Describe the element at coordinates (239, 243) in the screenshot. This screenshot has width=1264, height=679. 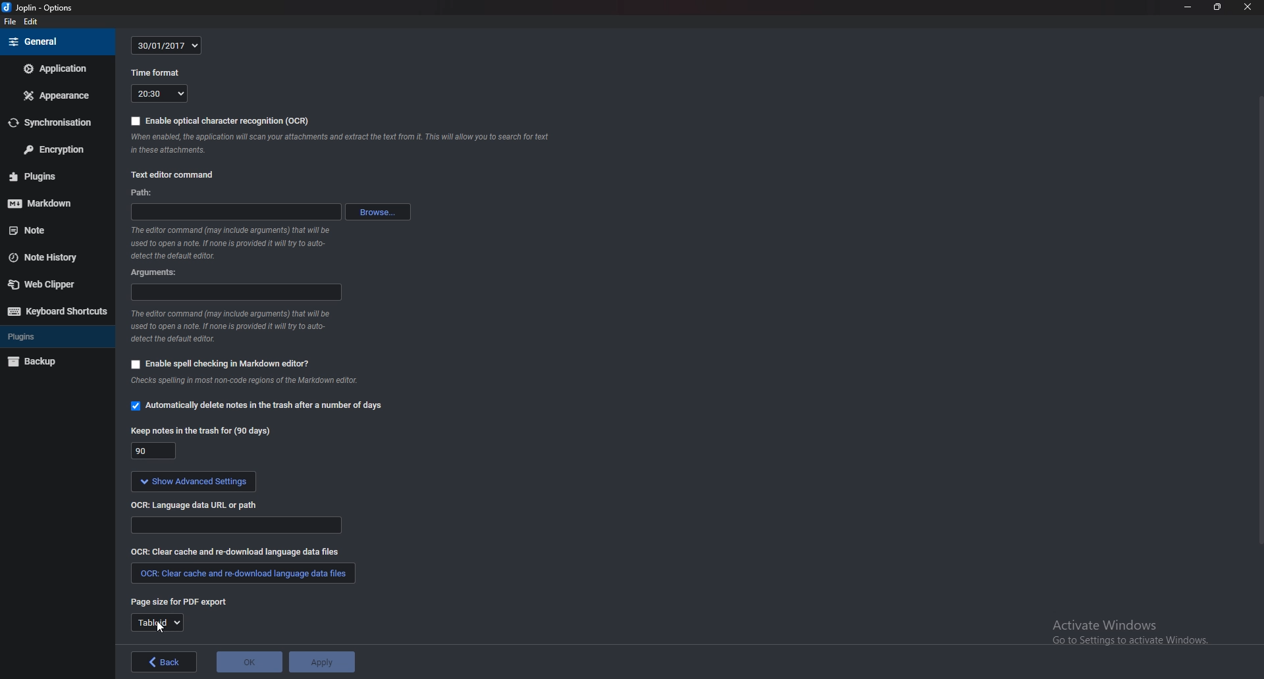
I see `info` at that location.